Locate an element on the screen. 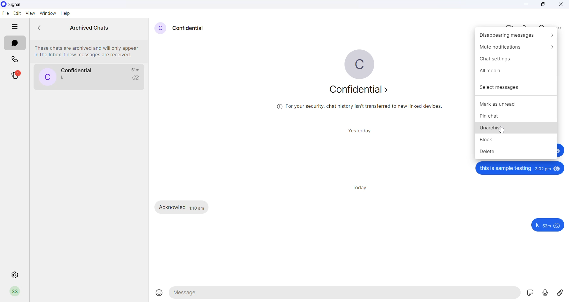 The width and height of the screenshot is (569, 302). archived chats information is located at coordinates (87, 50).